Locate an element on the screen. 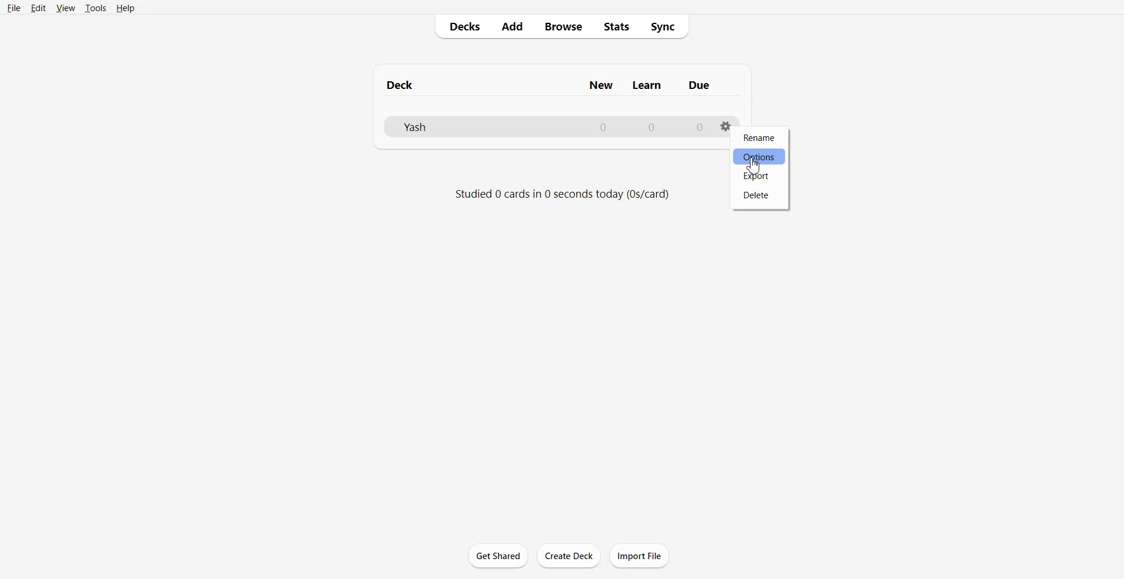 The height and width of the screenshot is (579, 1124). Text 2 is located at coordinates (560, 194).